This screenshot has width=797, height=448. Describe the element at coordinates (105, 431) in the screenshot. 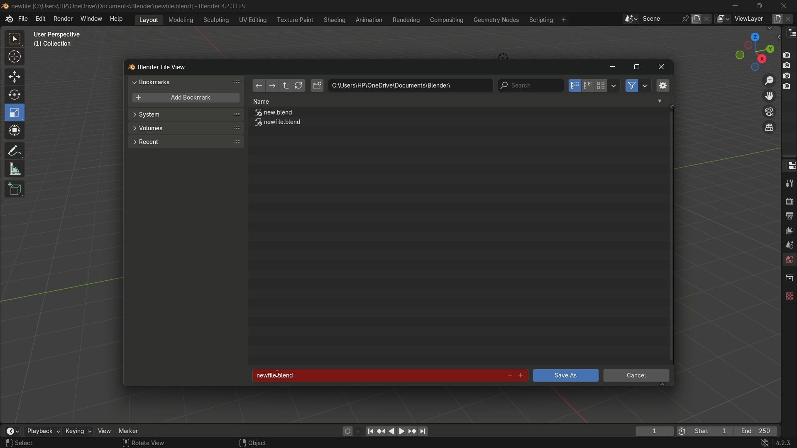

I see `view` at that location.